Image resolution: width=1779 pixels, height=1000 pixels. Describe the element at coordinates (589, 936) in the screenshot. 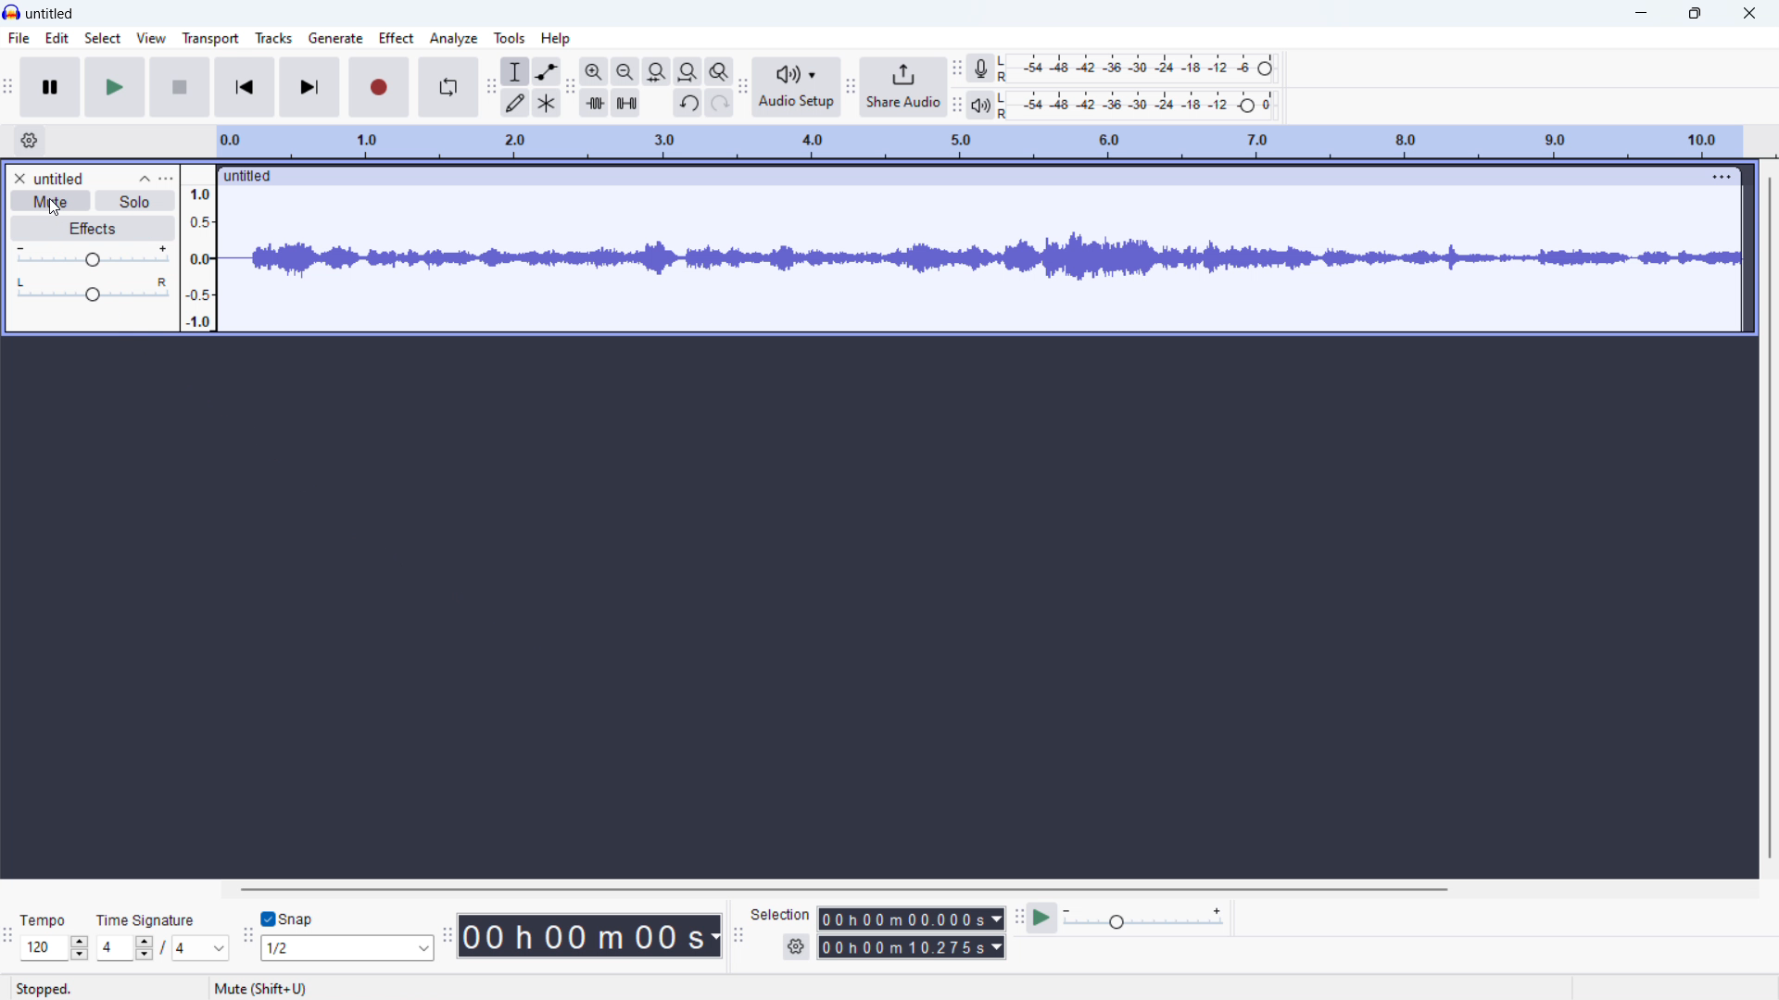

I see `timestamp` at that location.